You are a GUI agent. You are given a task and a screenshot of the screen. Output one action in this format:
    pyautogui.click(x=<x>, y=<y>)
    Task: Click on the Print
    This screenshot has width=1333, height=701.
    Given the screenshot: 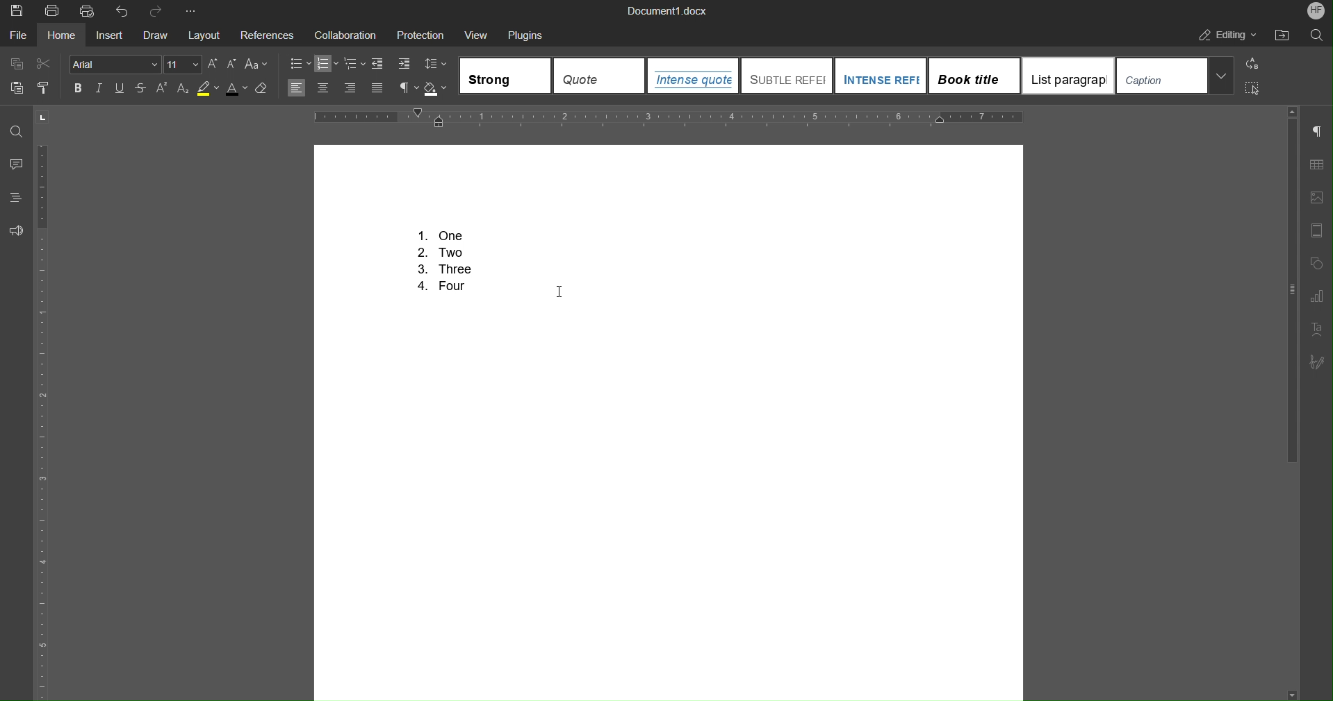 What is the action you would take?
    pyautogui.click(x=54, y=10)
    